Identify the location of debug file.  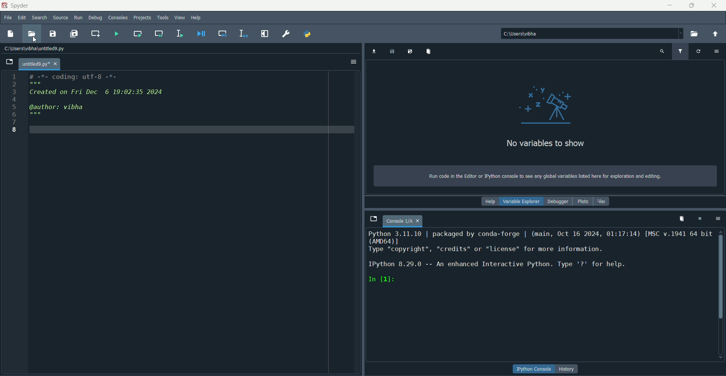
(202, 33).